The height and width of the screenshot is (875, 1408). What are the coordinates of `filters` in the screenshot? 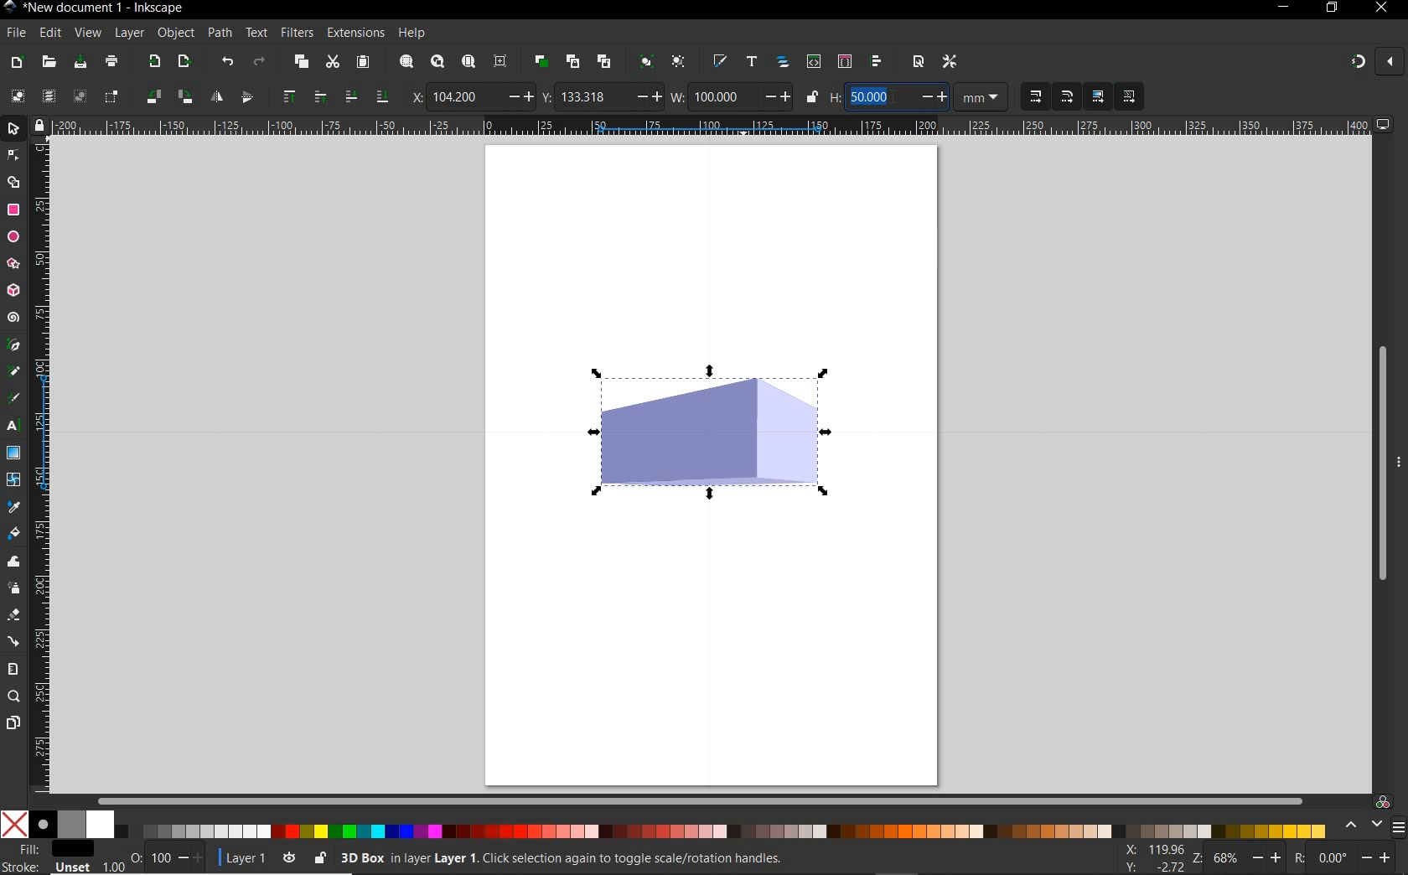 It's located at (298, 33).